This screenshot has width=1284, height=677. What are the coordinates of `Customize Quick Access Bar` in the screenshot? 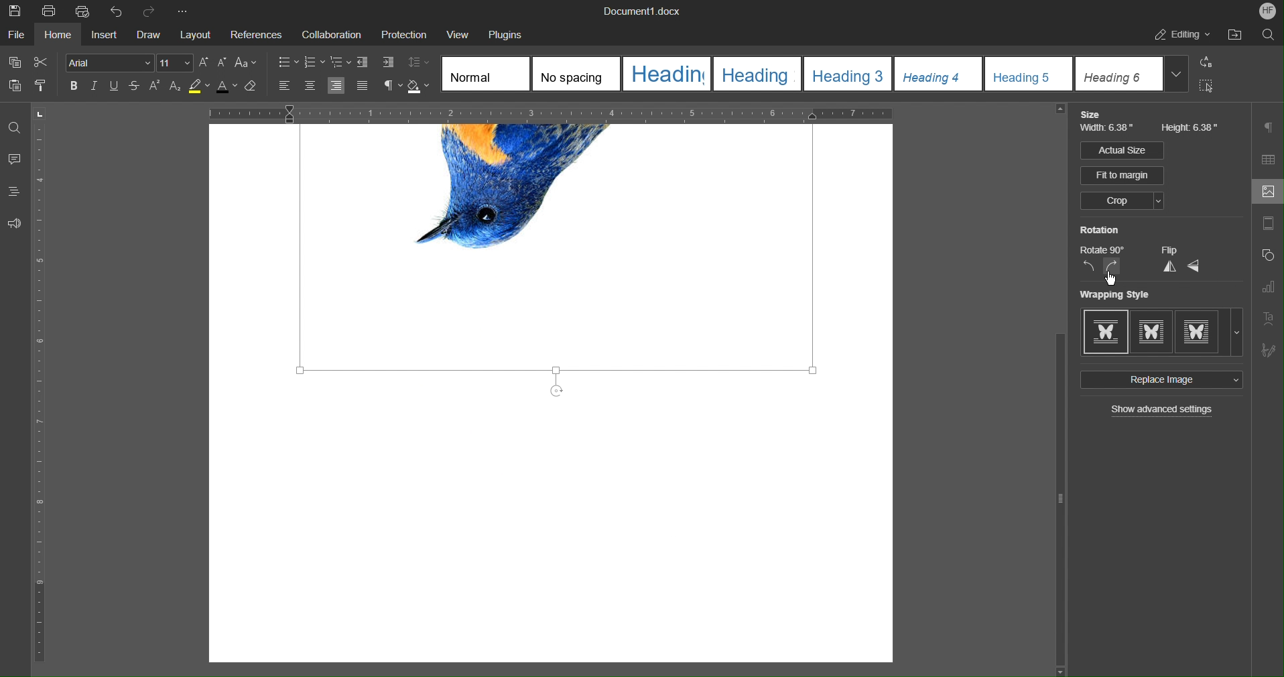 It's located at (182, 9).